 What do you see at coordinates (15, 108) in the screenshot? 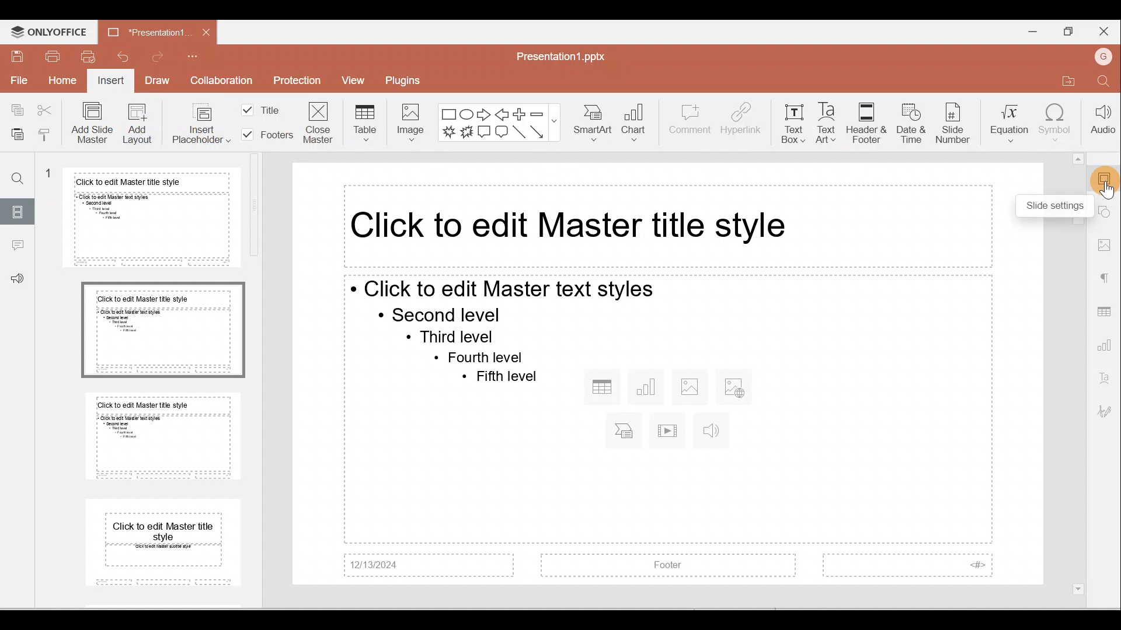
I see `Copy` at bounding box center [15, 108].